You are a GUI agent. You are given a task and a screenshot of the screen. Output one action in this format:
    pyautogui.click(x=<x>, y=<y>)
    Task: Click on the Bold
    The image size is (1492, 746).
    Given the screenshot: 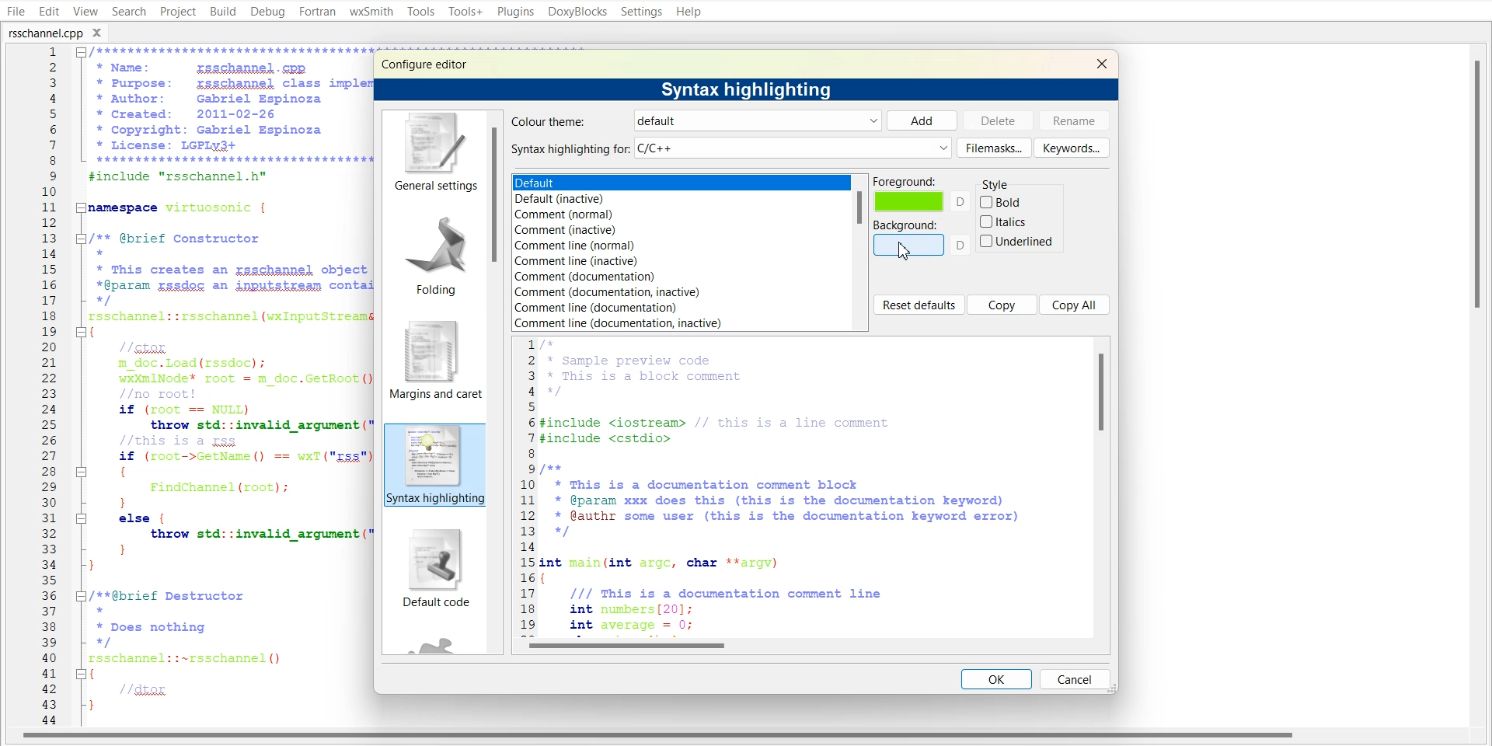 What is the action you would take?
    pyautogui.click(x=1002, y=202)
    